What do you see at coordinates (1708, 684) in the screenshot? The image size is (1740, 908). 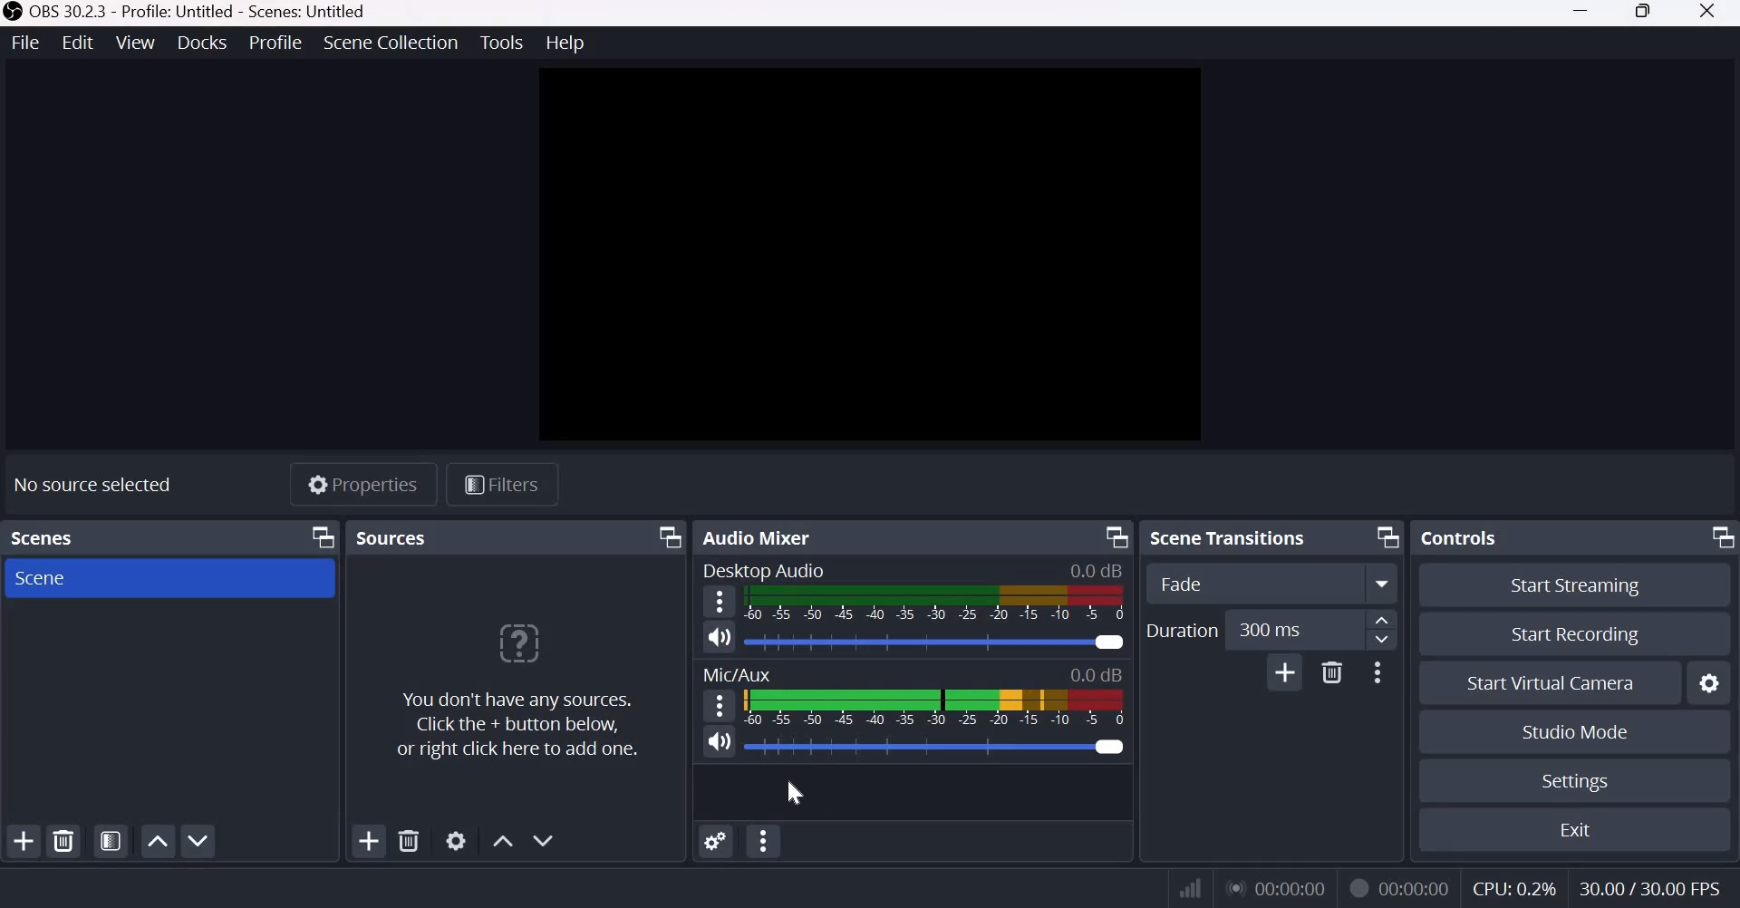 I see `configure virtual camera` at bounding box center [1708, 684].